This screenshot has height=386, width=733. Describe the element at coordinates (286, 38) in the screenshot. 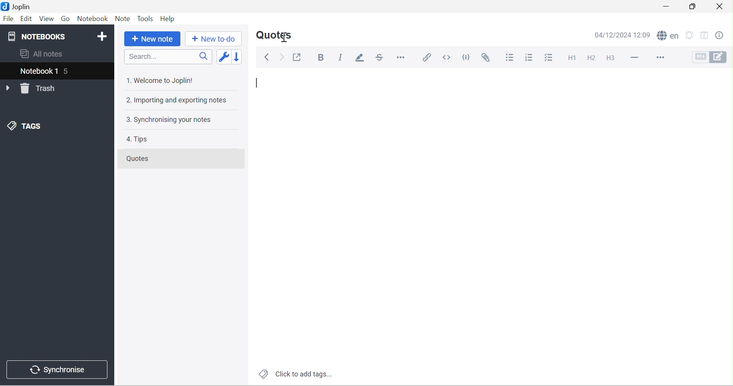

I see `Cursor` at that location.